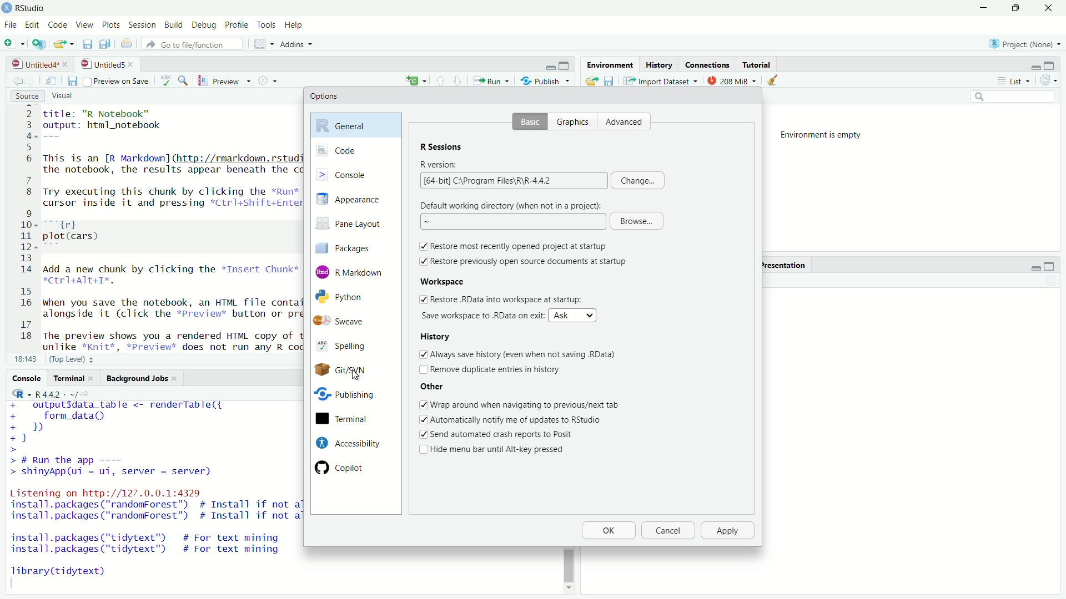  I want to click on Toys, so click(266, 26).